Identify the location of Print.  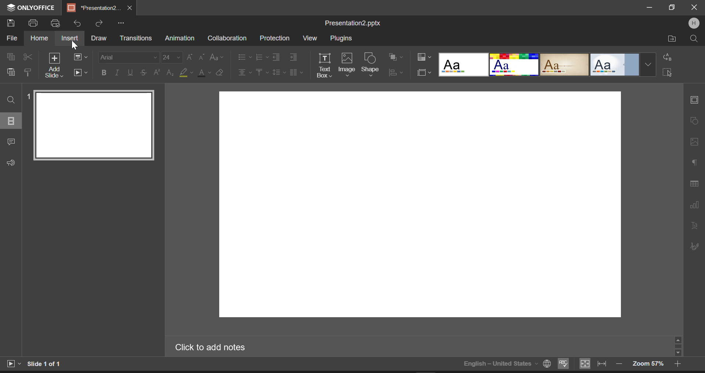
(35, 24).